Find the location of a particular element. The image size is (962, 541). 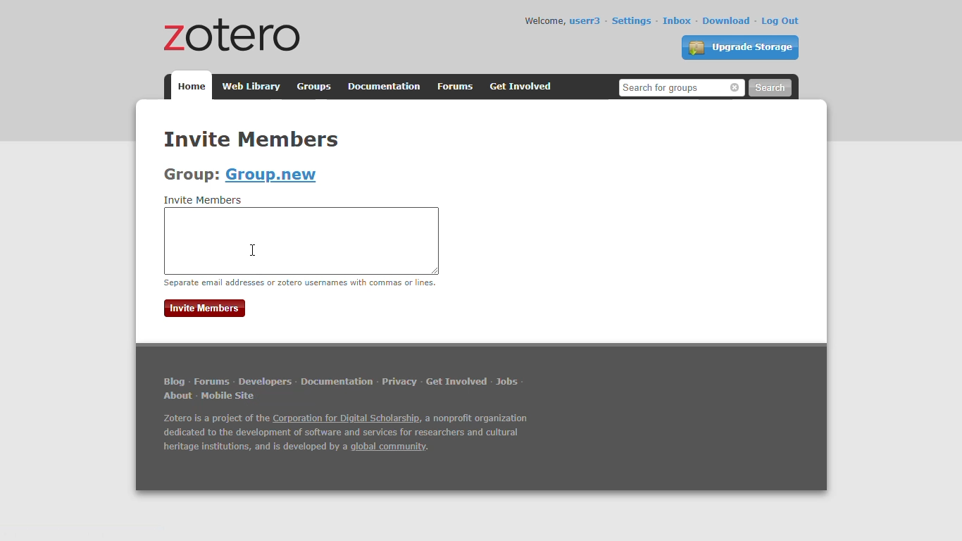

mobile site is located at coordinates (230, 396).